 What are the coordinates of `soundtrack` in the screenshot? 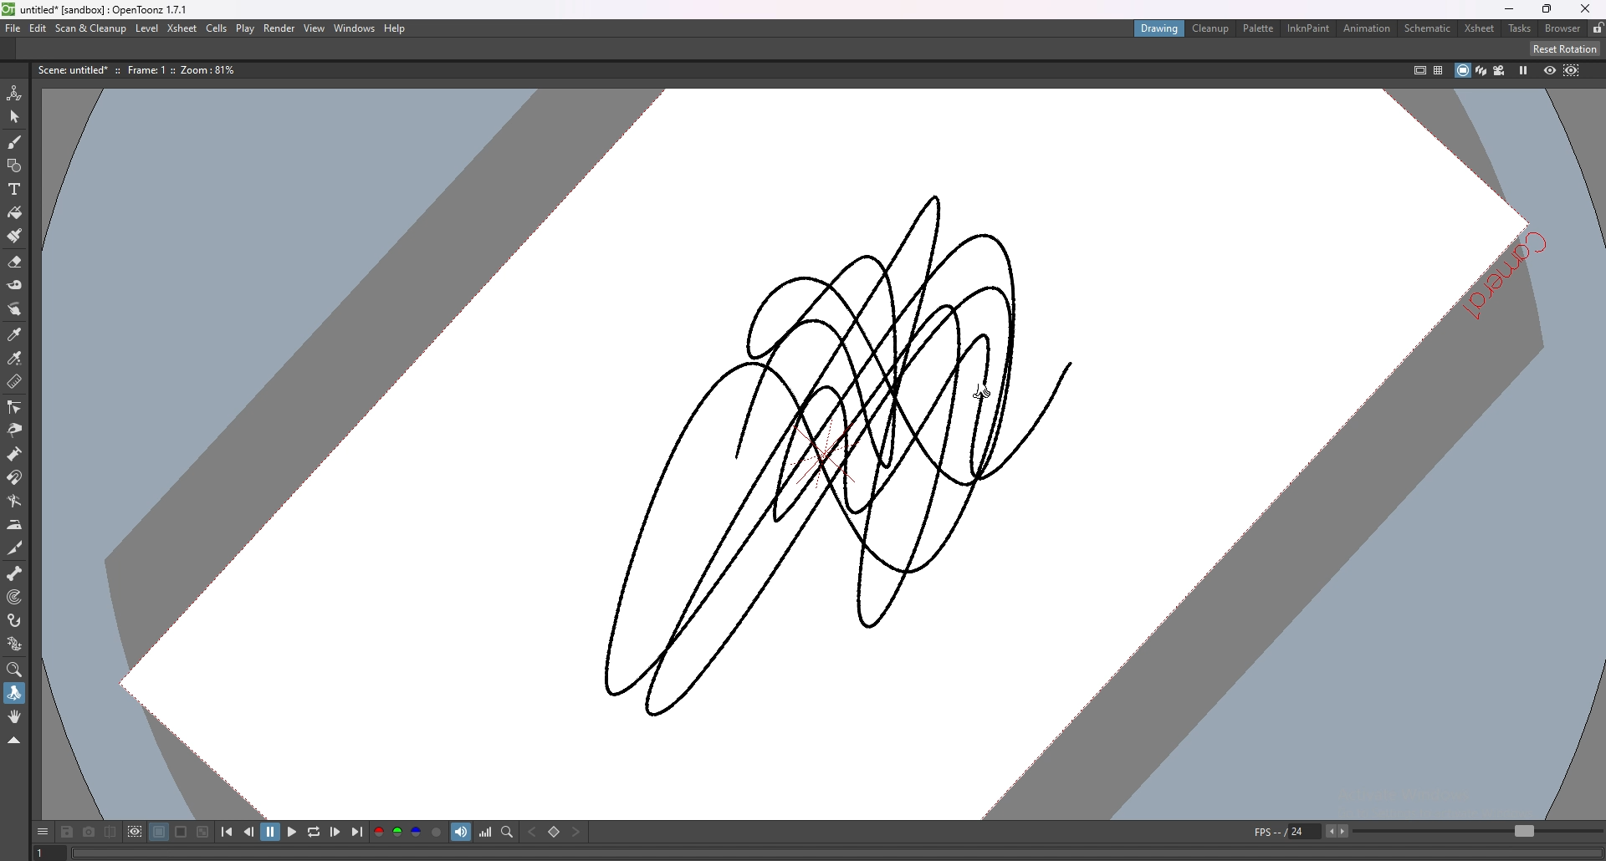 It's located at (461, 833).